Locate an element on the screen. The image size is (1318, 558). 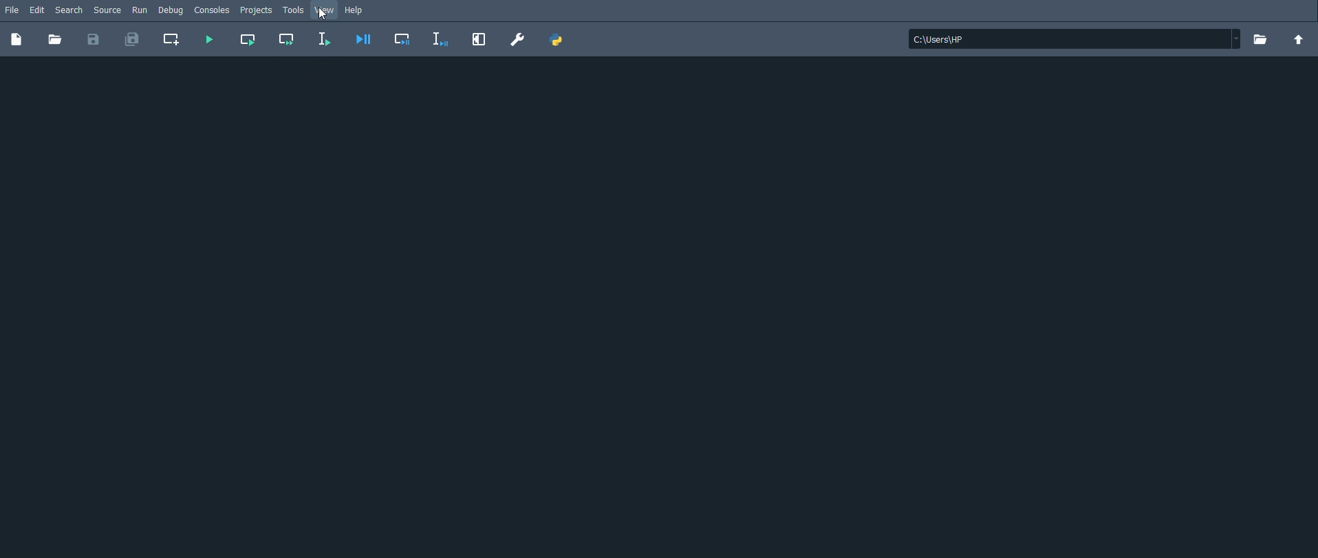
Run file is located at coordinates (207, 39).